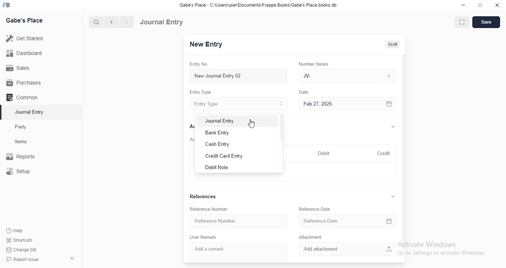 This screenshot has height=268, width=506. What do you see at coordinates (22, 142) in the screenshot?
I see `Items` at bounding box center [22, 142].